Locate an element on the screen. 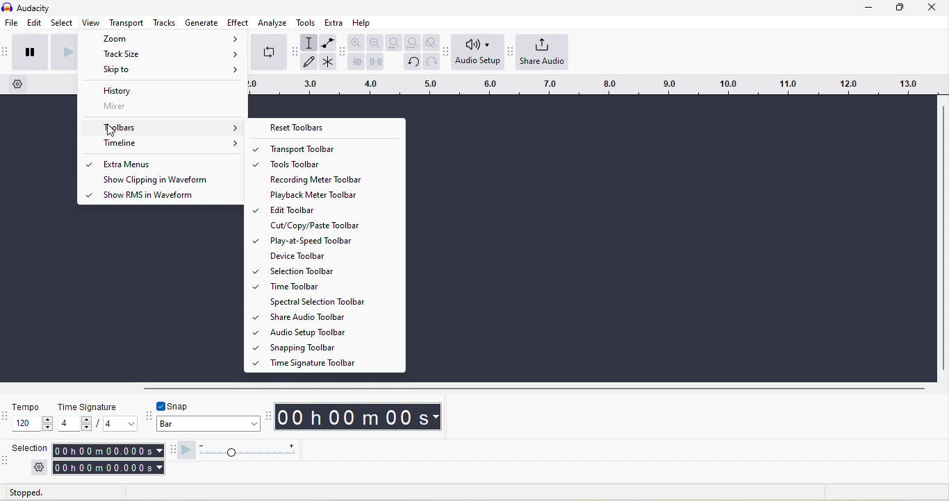 The image size is (949, 501). Audio setup toolbar is located at coordinates (333, 332).